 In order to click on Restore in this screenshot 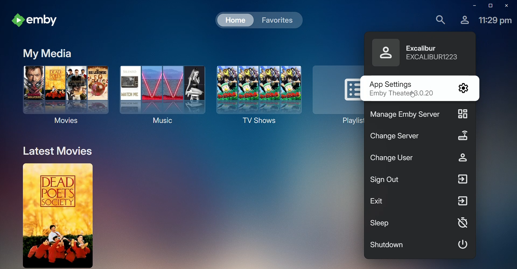, I will do `click(489, 5)`.